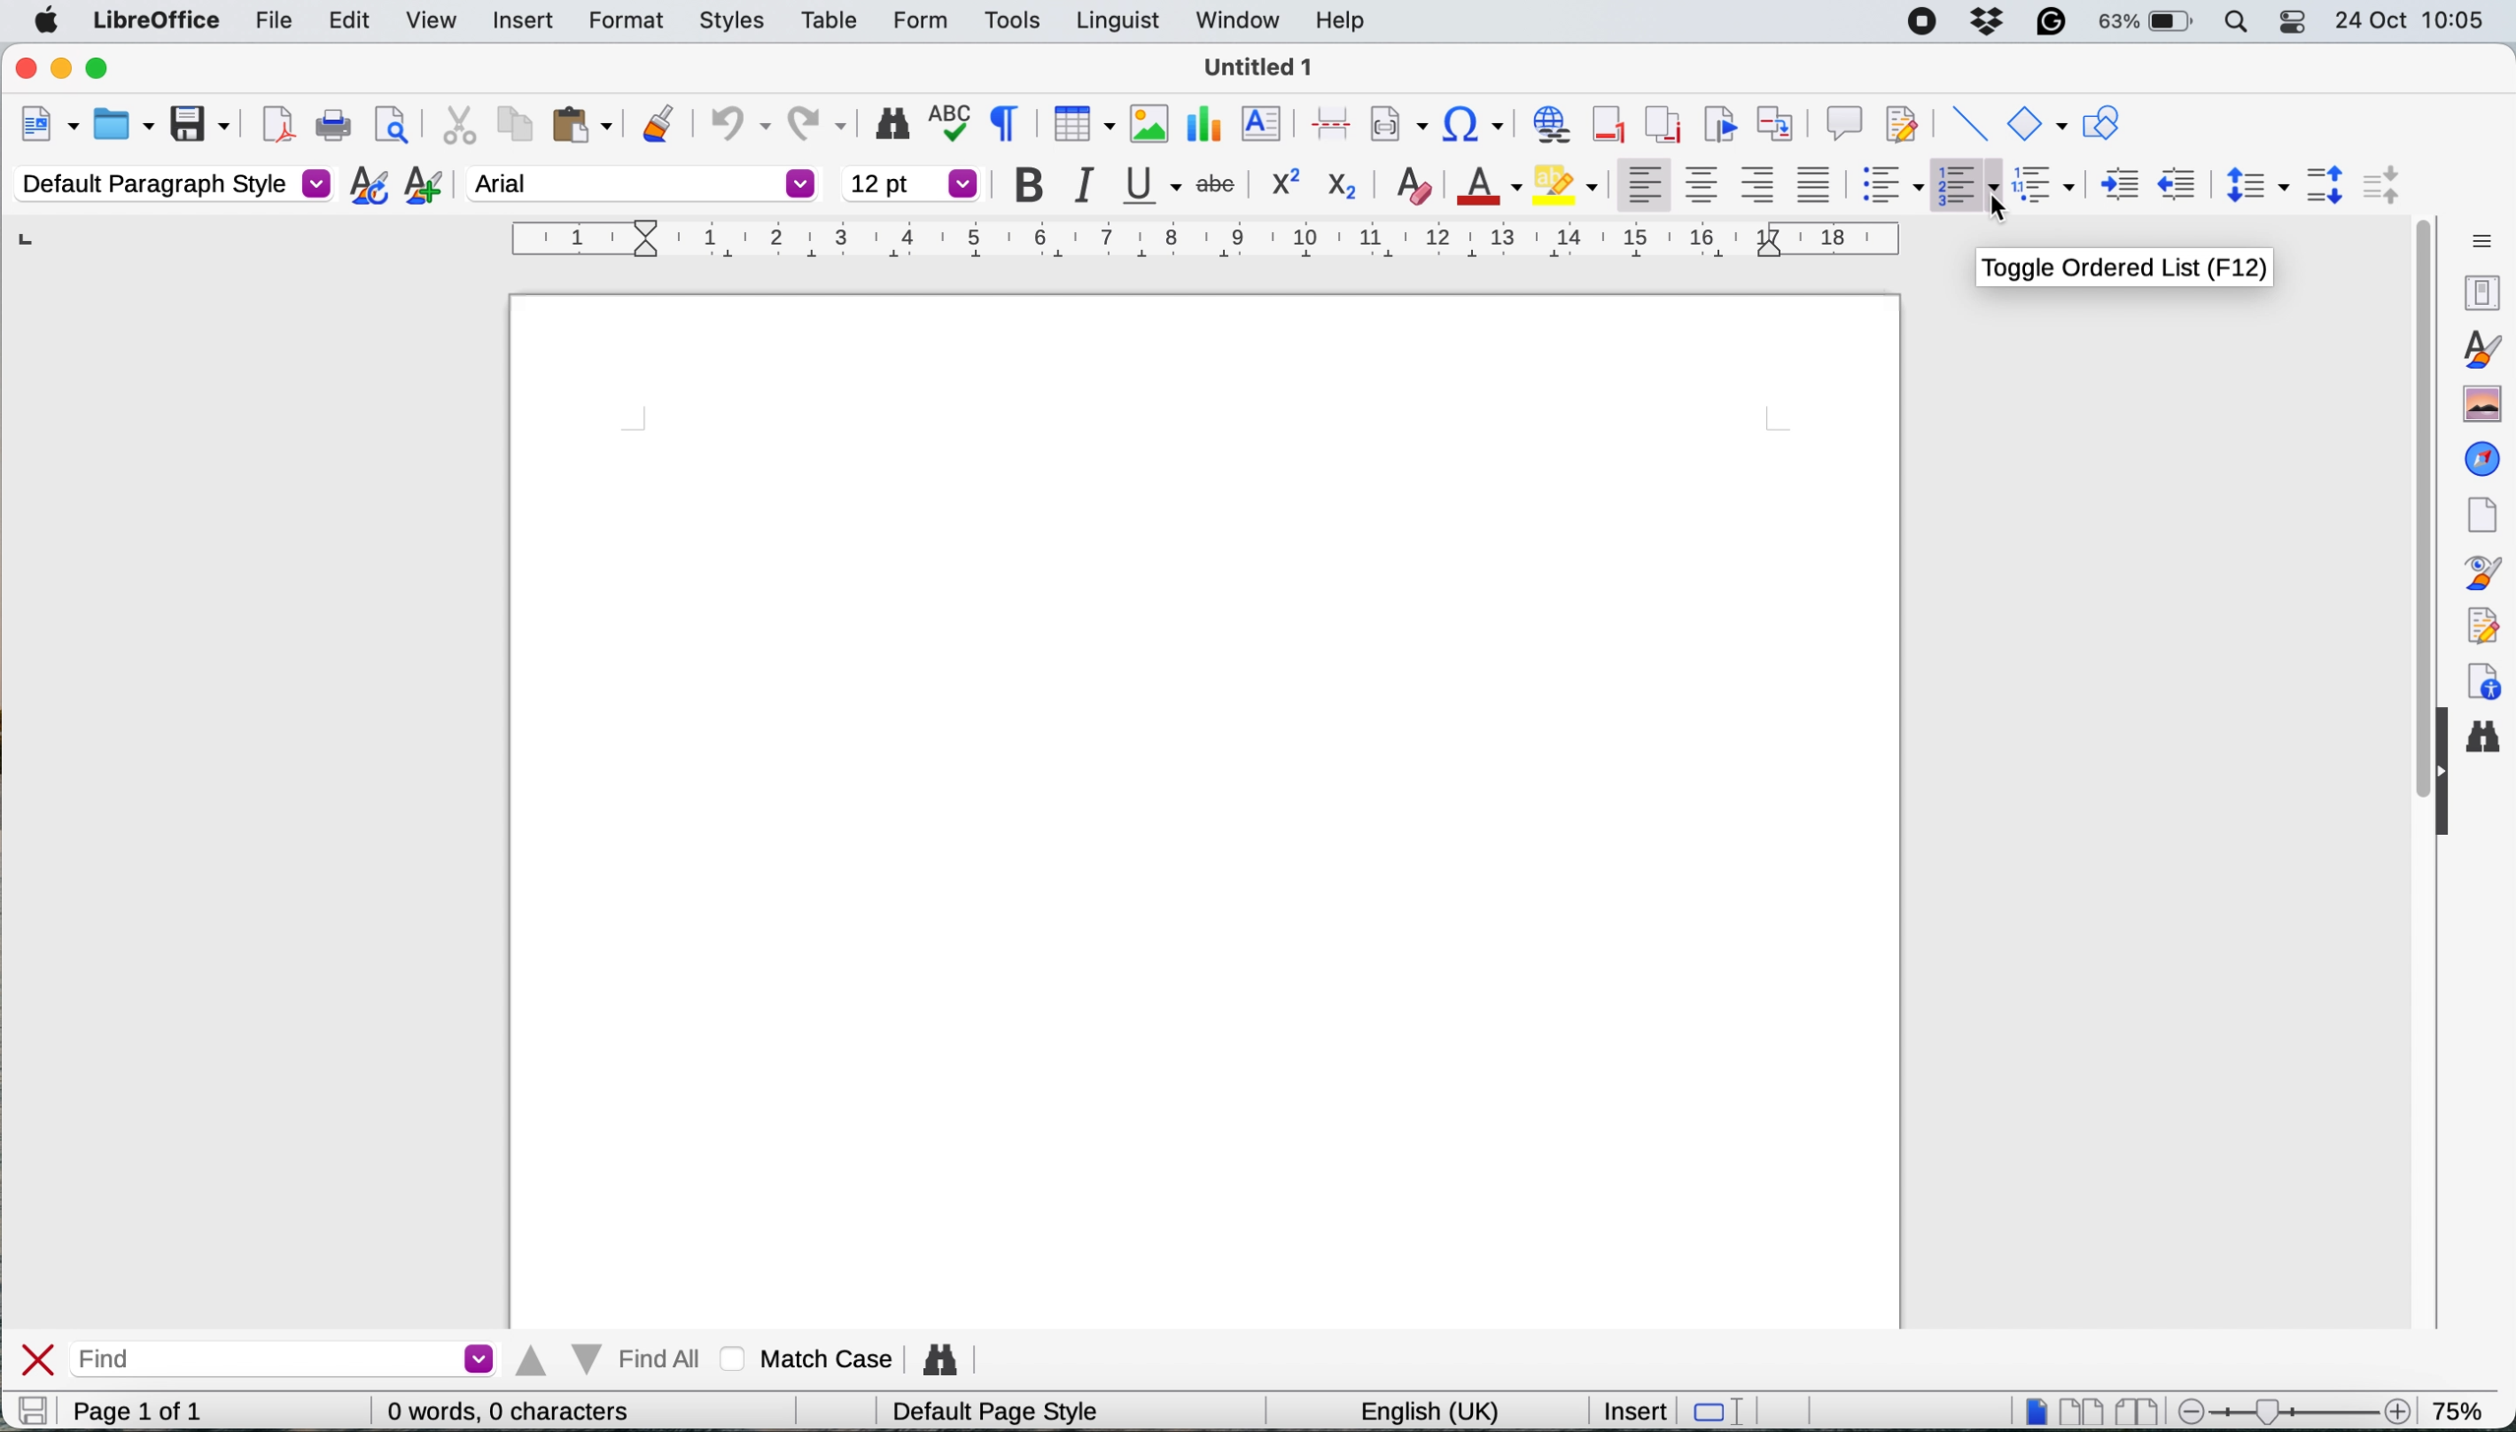 The width and height of the screenshot is (2516, 1432). What do you see at coordinates (2147, 24) in the screenshot?
I see `63%` at bounding box center [2147, 24].